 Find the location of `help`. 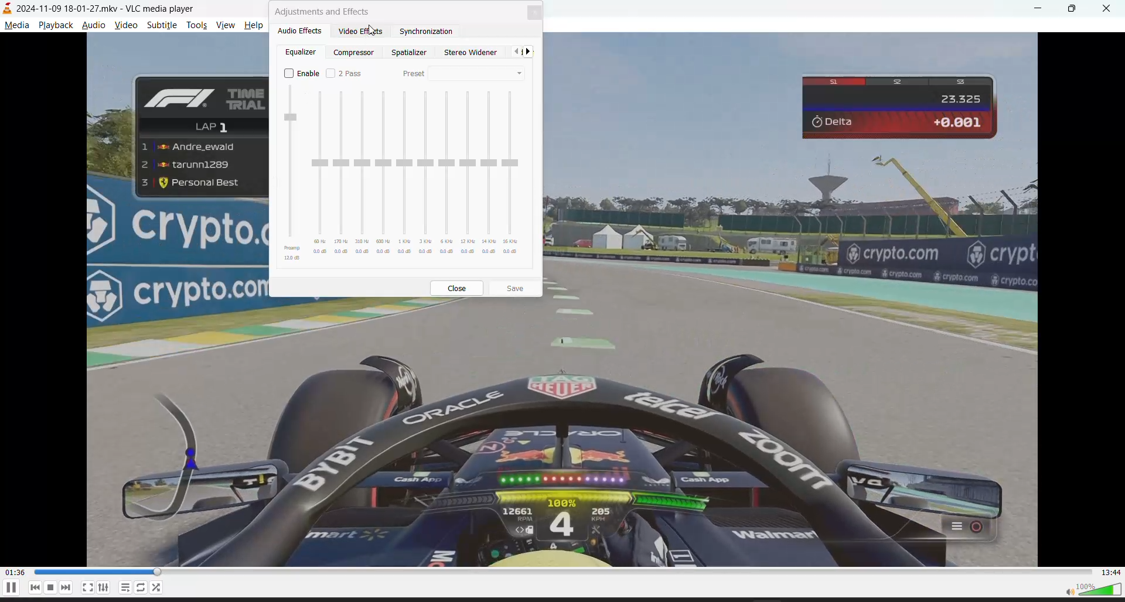

help is located at coordinates (256, 25).